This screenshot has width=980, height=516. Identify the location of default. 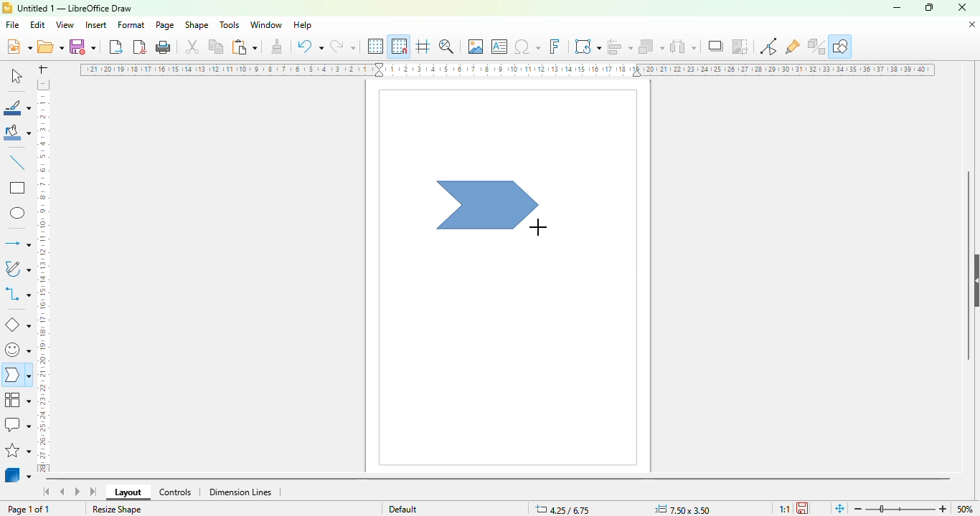
(403, 509).